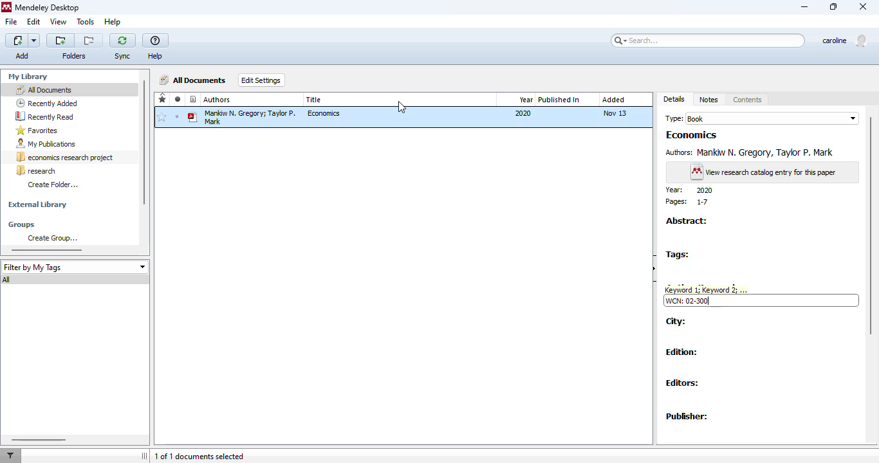 Image resolution: width=879 pixels, height=463 pixels. Describe the element at coordinates (692, 134) in the screenshot. I see `Economics` at that location.